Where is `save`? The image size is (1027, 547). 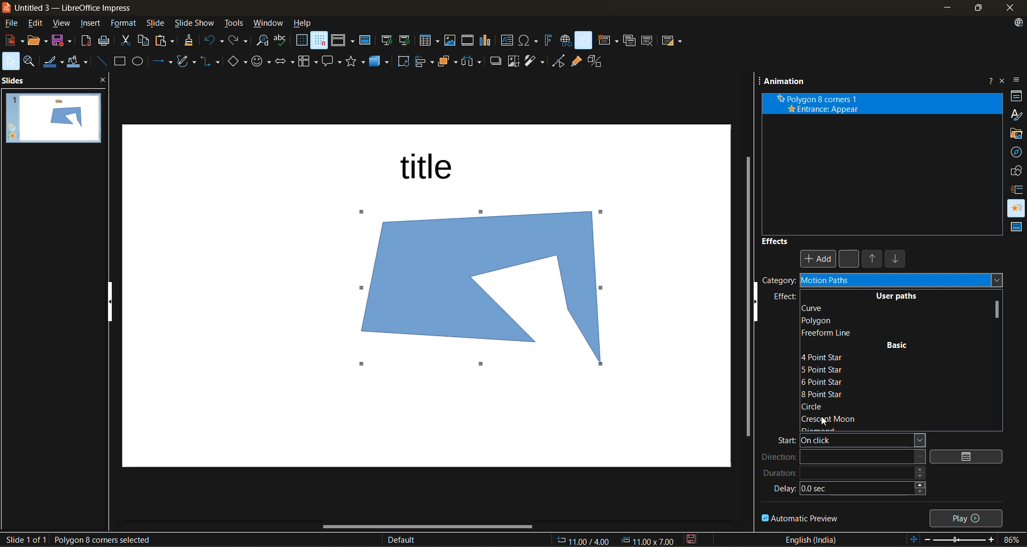 save is located at coordinates (63, 41).